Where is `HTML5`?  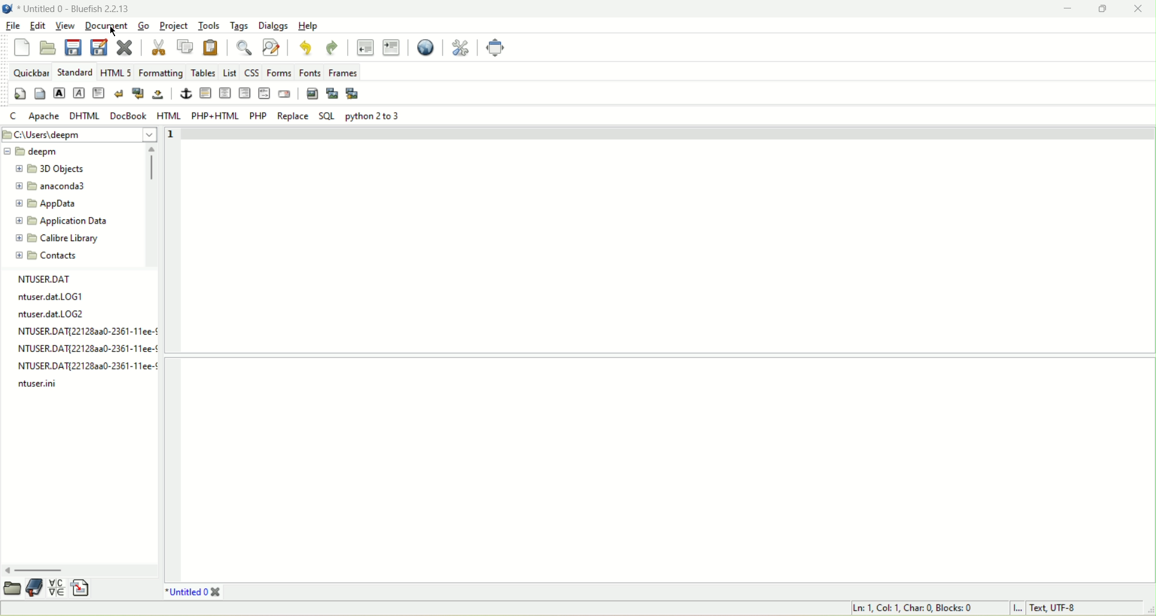 HTML5 is located at coordinates (115, 72).